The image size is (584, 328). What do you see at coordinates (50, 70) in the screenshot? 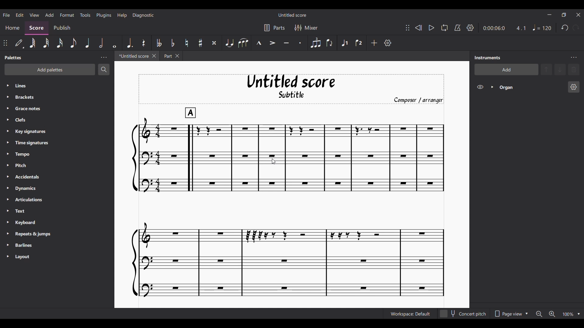
I see `Add palette` at bounding box center [50, 70].